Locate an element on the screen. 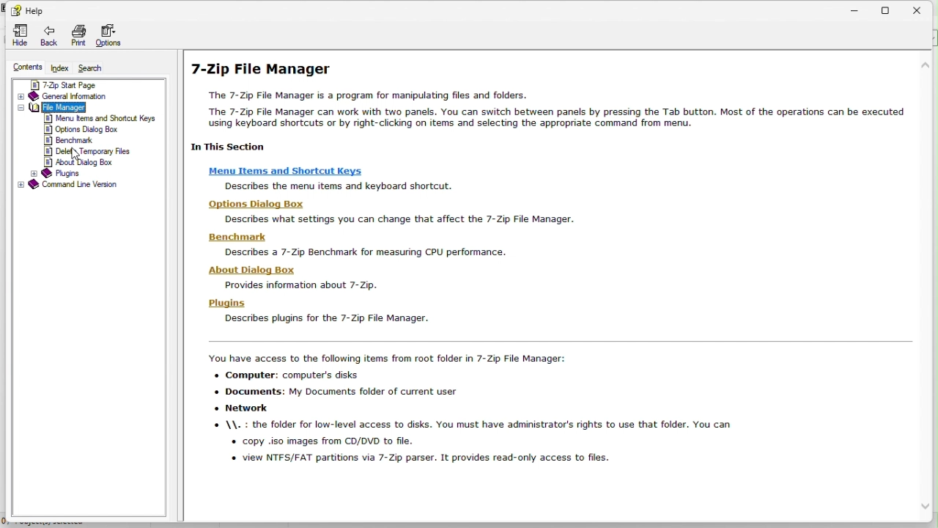 Image resolution: width=938 pixels, height=528 pixels. Minimize is located at coordinates (859, 7).